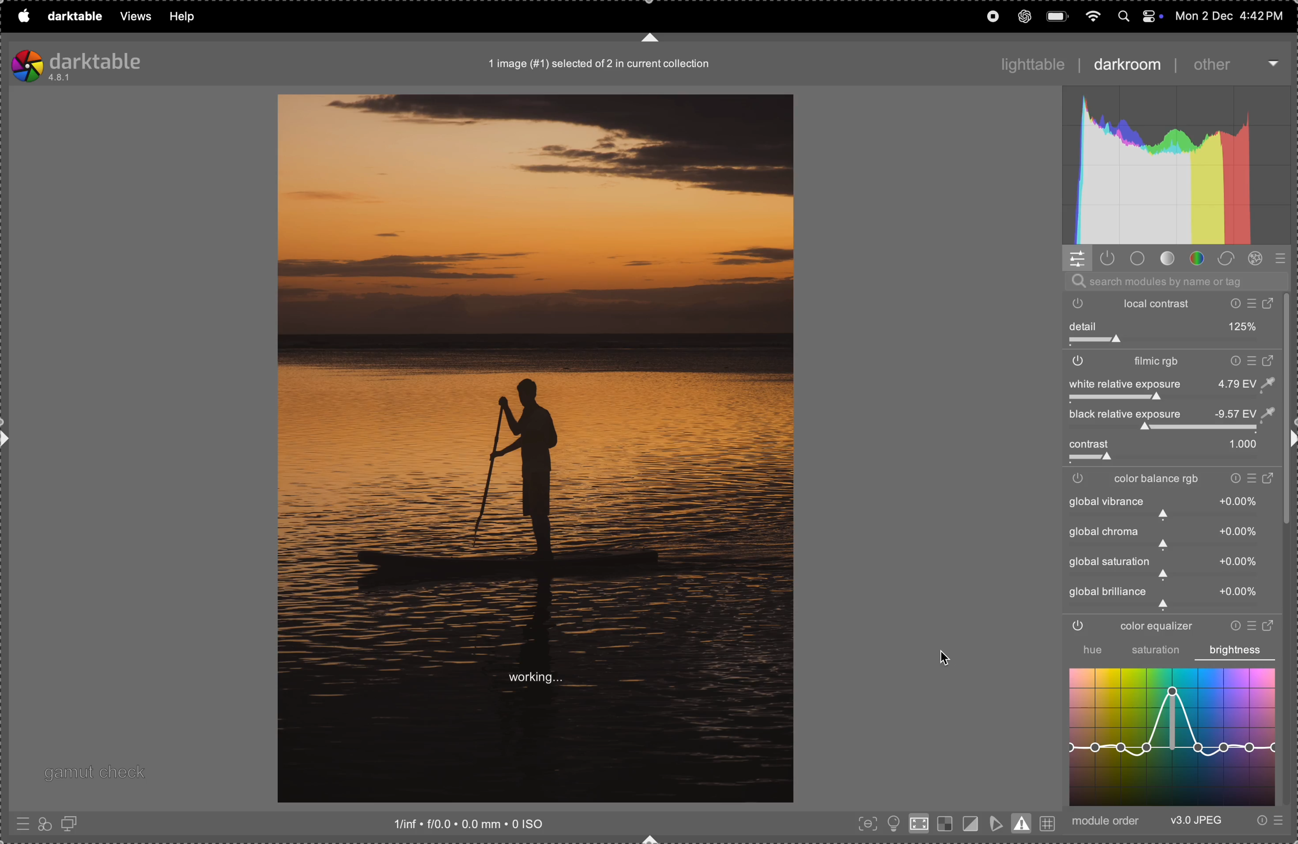  I want to click on record, so click(991, 16).